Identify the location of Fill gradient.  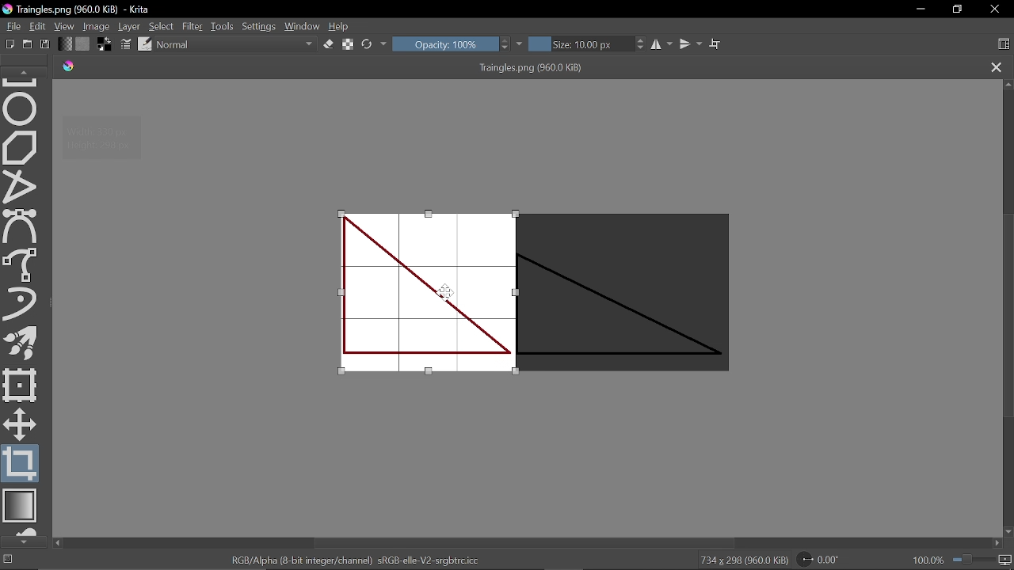
(65, 44).